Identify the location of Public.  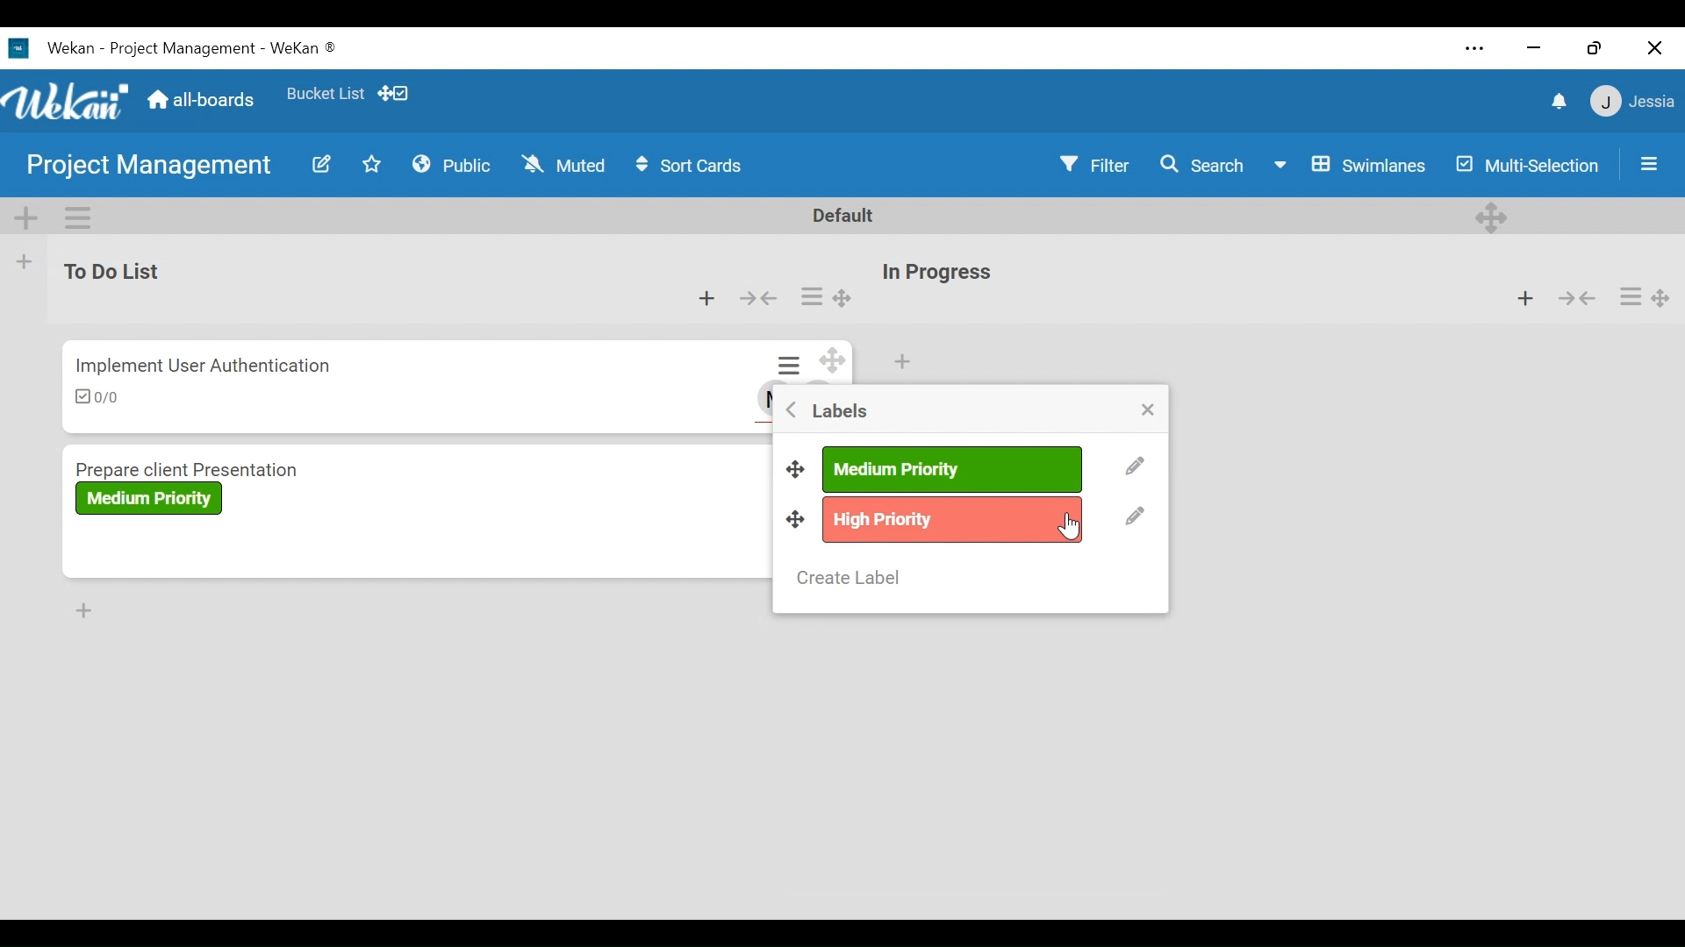
(452, 163).